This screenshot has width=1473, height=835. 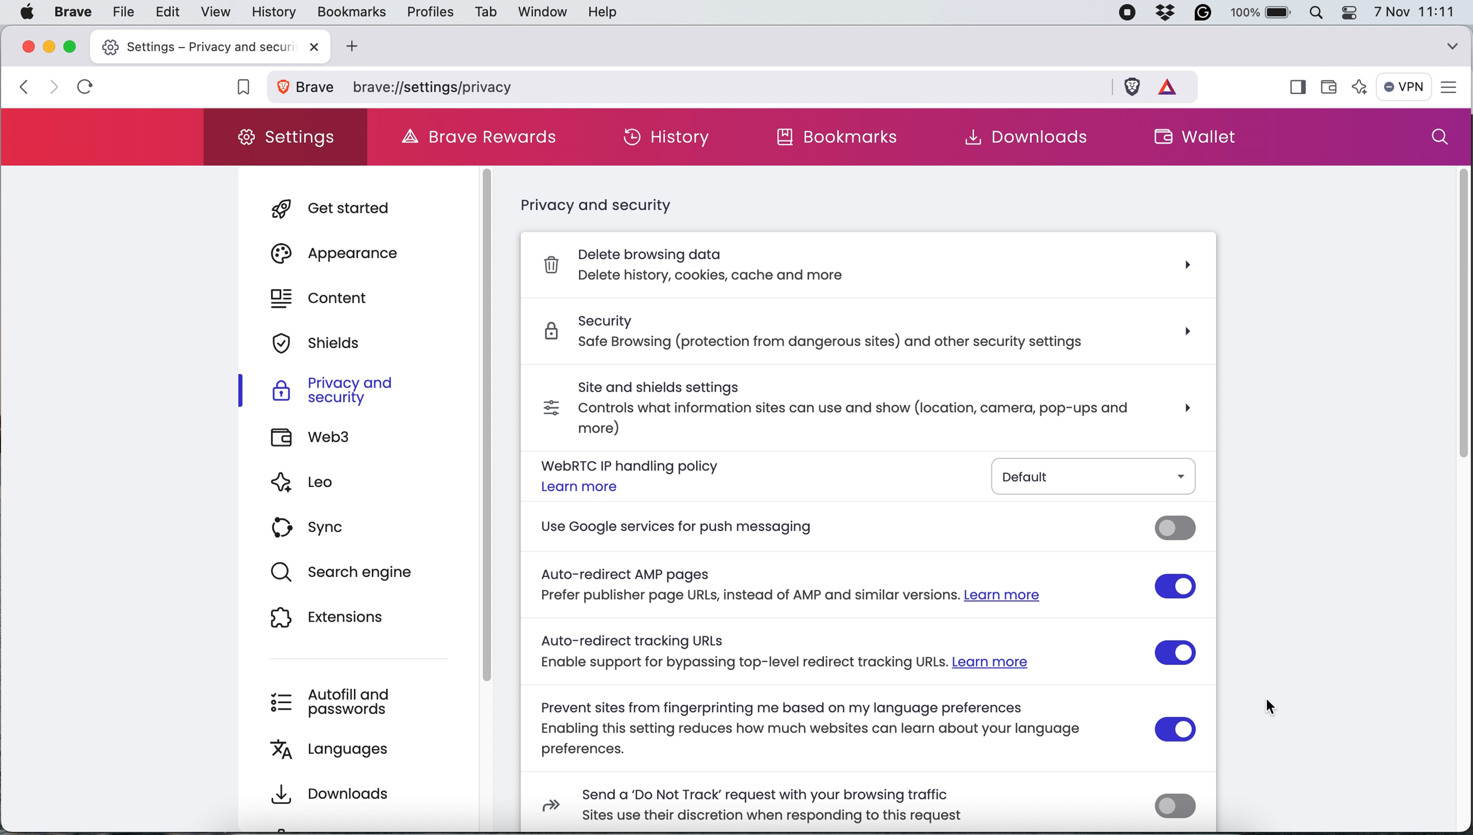 I want to click on dropbox, so click(x=1171, y=13).